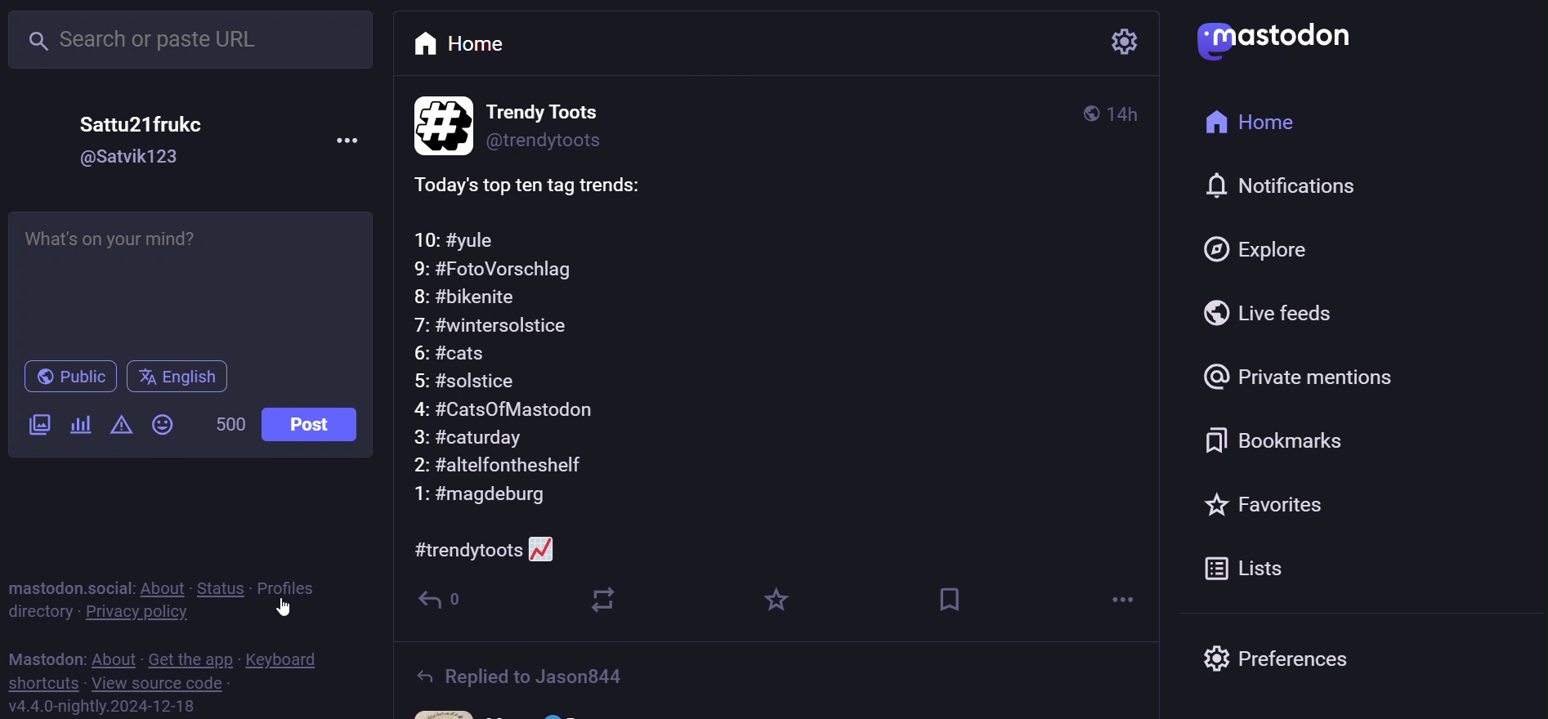  What do you see at coordinates (69, 378) in the screenshot?
I see `public` at bounding box center [69, 378].